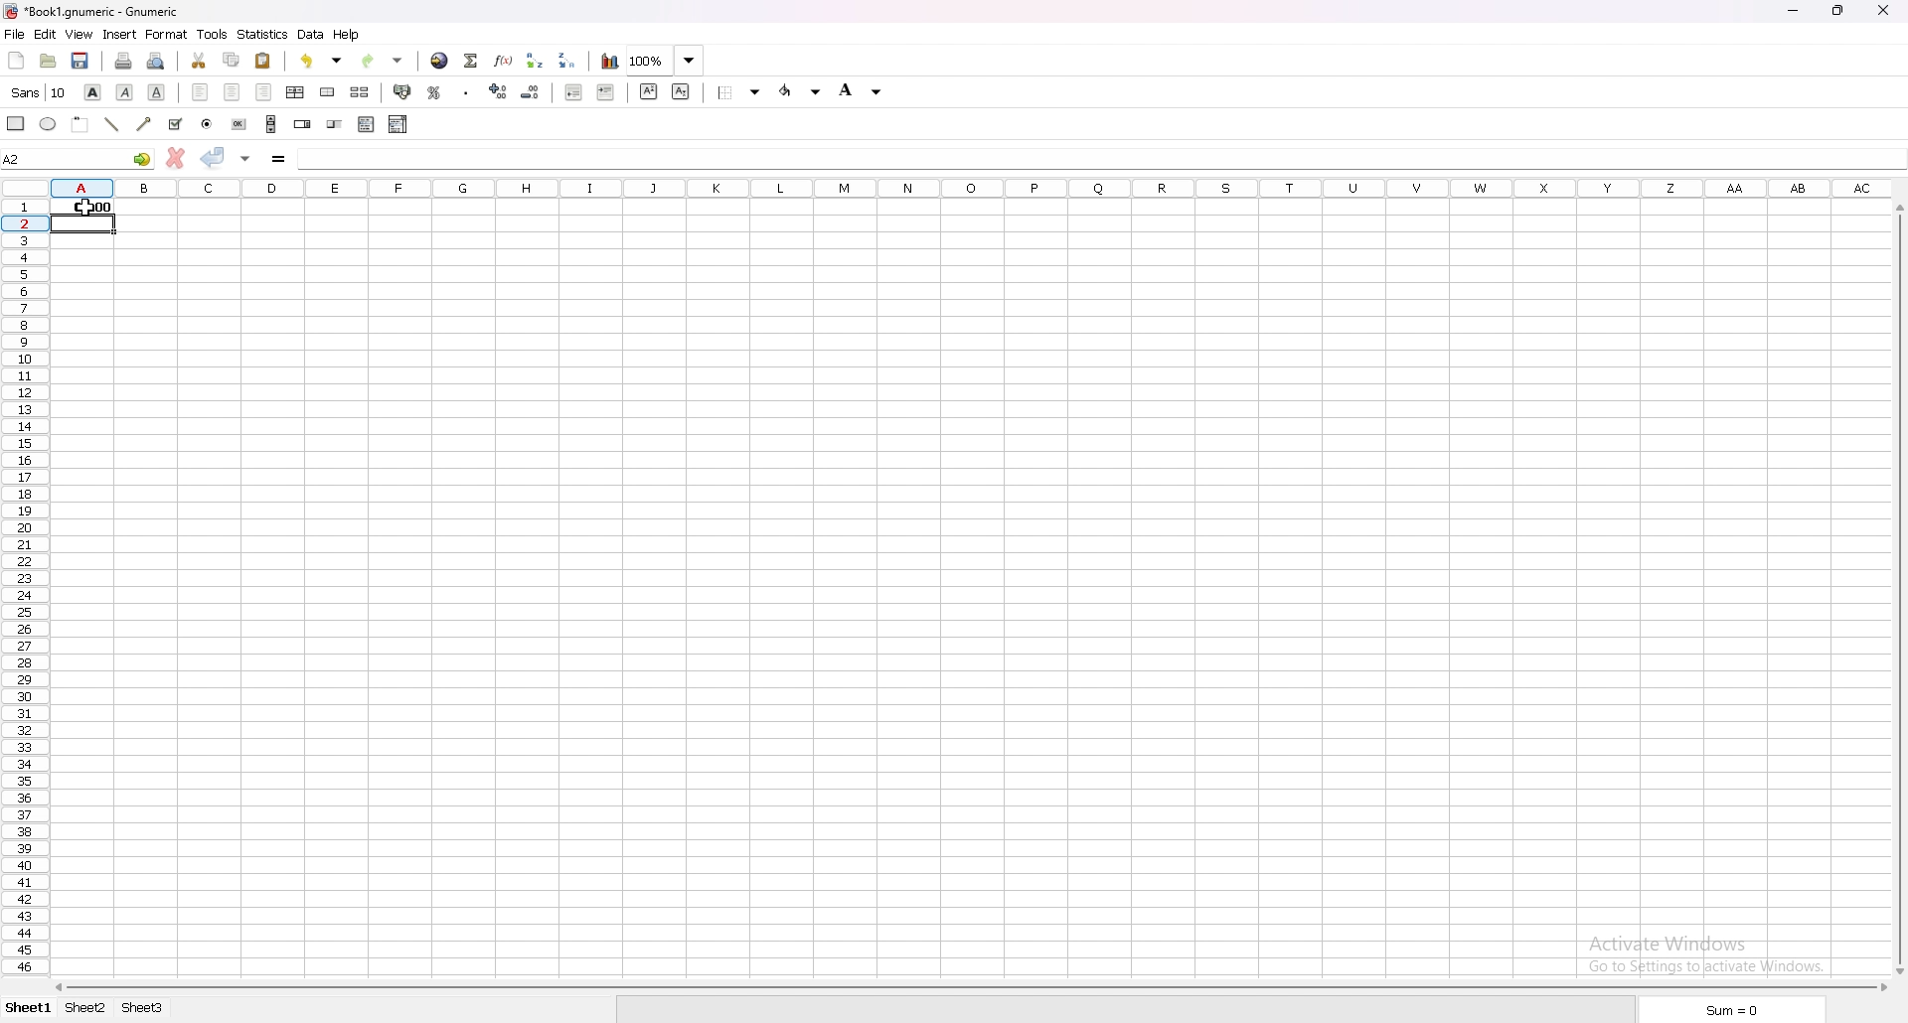 The height and width of the screenshot is (1023, 1908). What do you see at coordinates (245, 159) in the screenshot?
I see `accept change in multiple cell` at bounding box center [245, 159].